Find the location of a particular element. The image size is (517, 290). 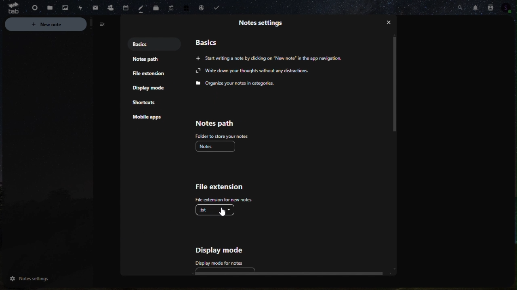

tab is located at coordinates (10, 8).